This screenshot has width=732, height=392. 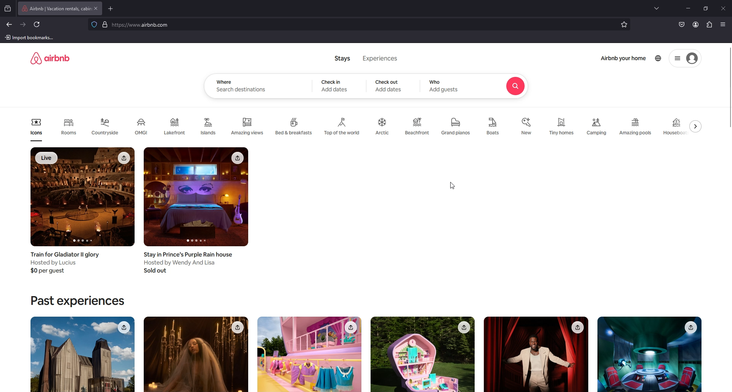 What do you see at coordinates (176, 126) in the screenshot?
I see `Lakefront` at bounding box center [176, 126].